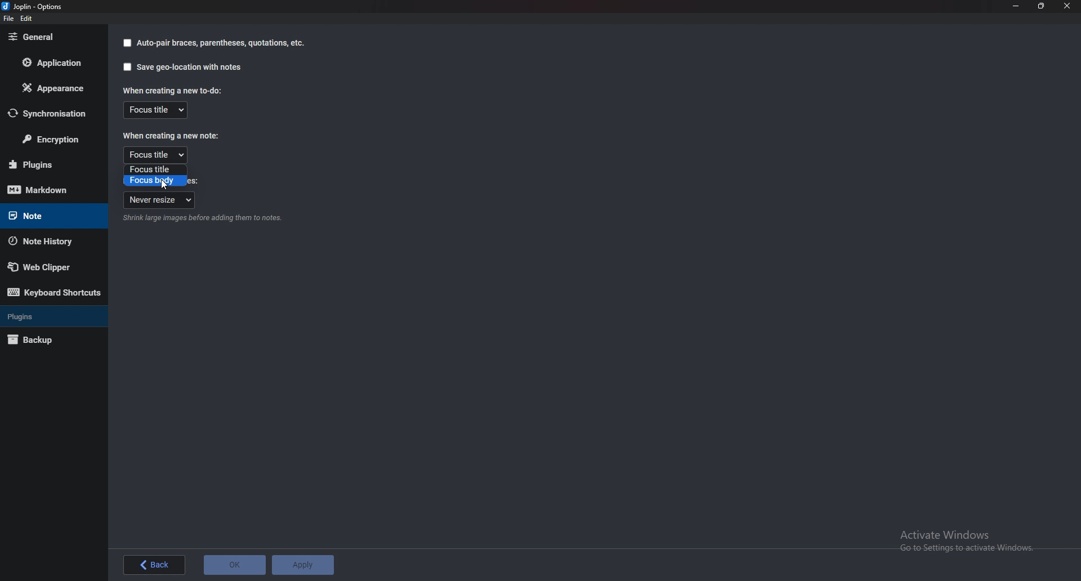 This screenshot has height=581, width=1081. Describe the element at coordinates (153, 565) in the screenshot. I see `back` at that location.